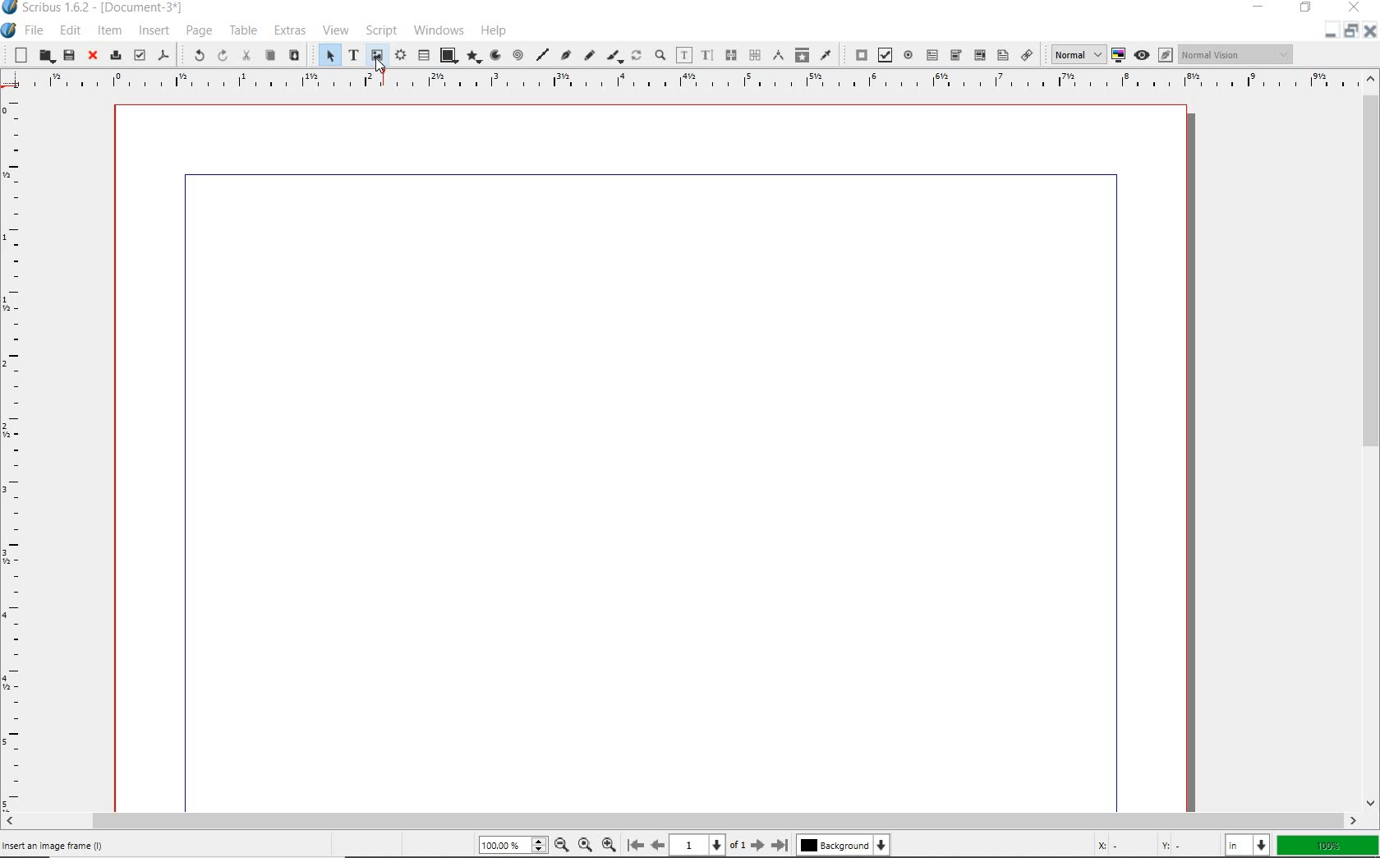  Describe the element at coordinates (586, 846) in the screenshot. I see `zoom to` at that location.